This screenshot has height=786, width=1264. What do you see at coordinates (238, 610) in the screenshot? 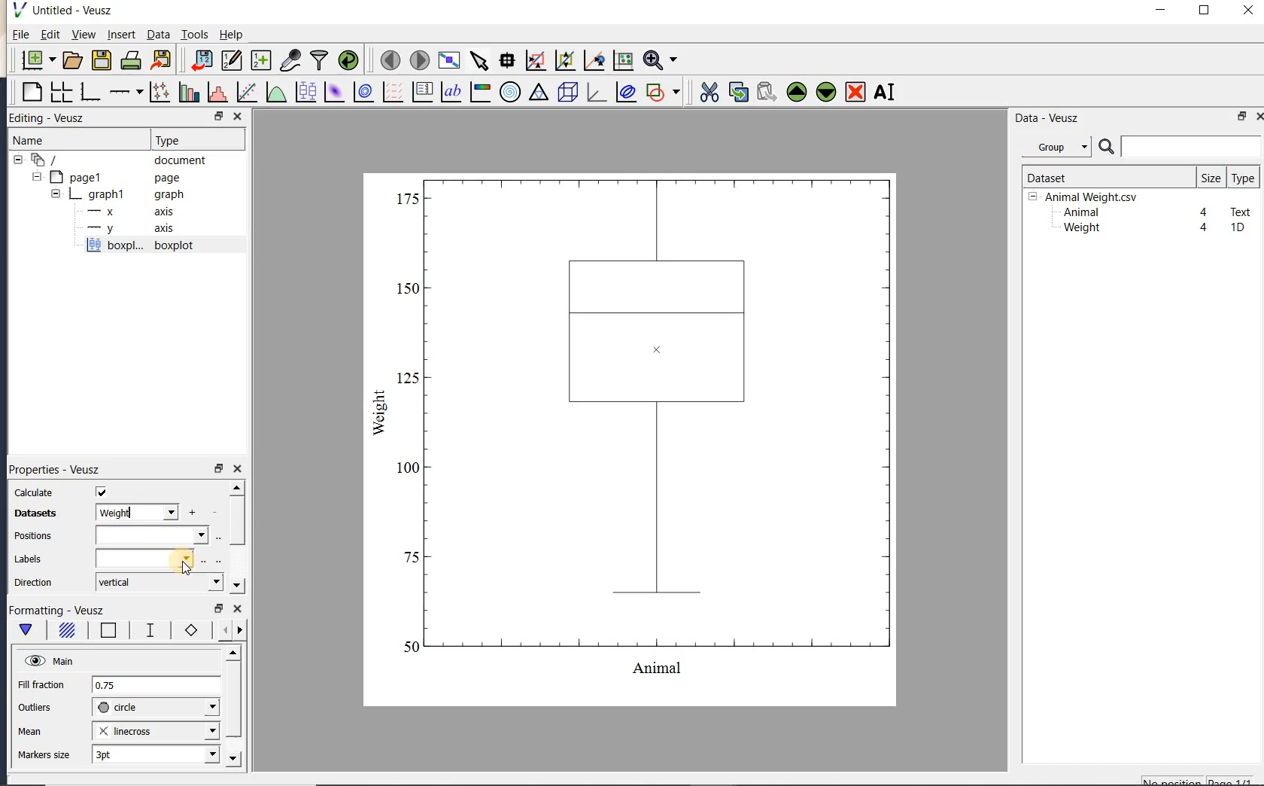
I see `close` at bounding box center [238, 610].